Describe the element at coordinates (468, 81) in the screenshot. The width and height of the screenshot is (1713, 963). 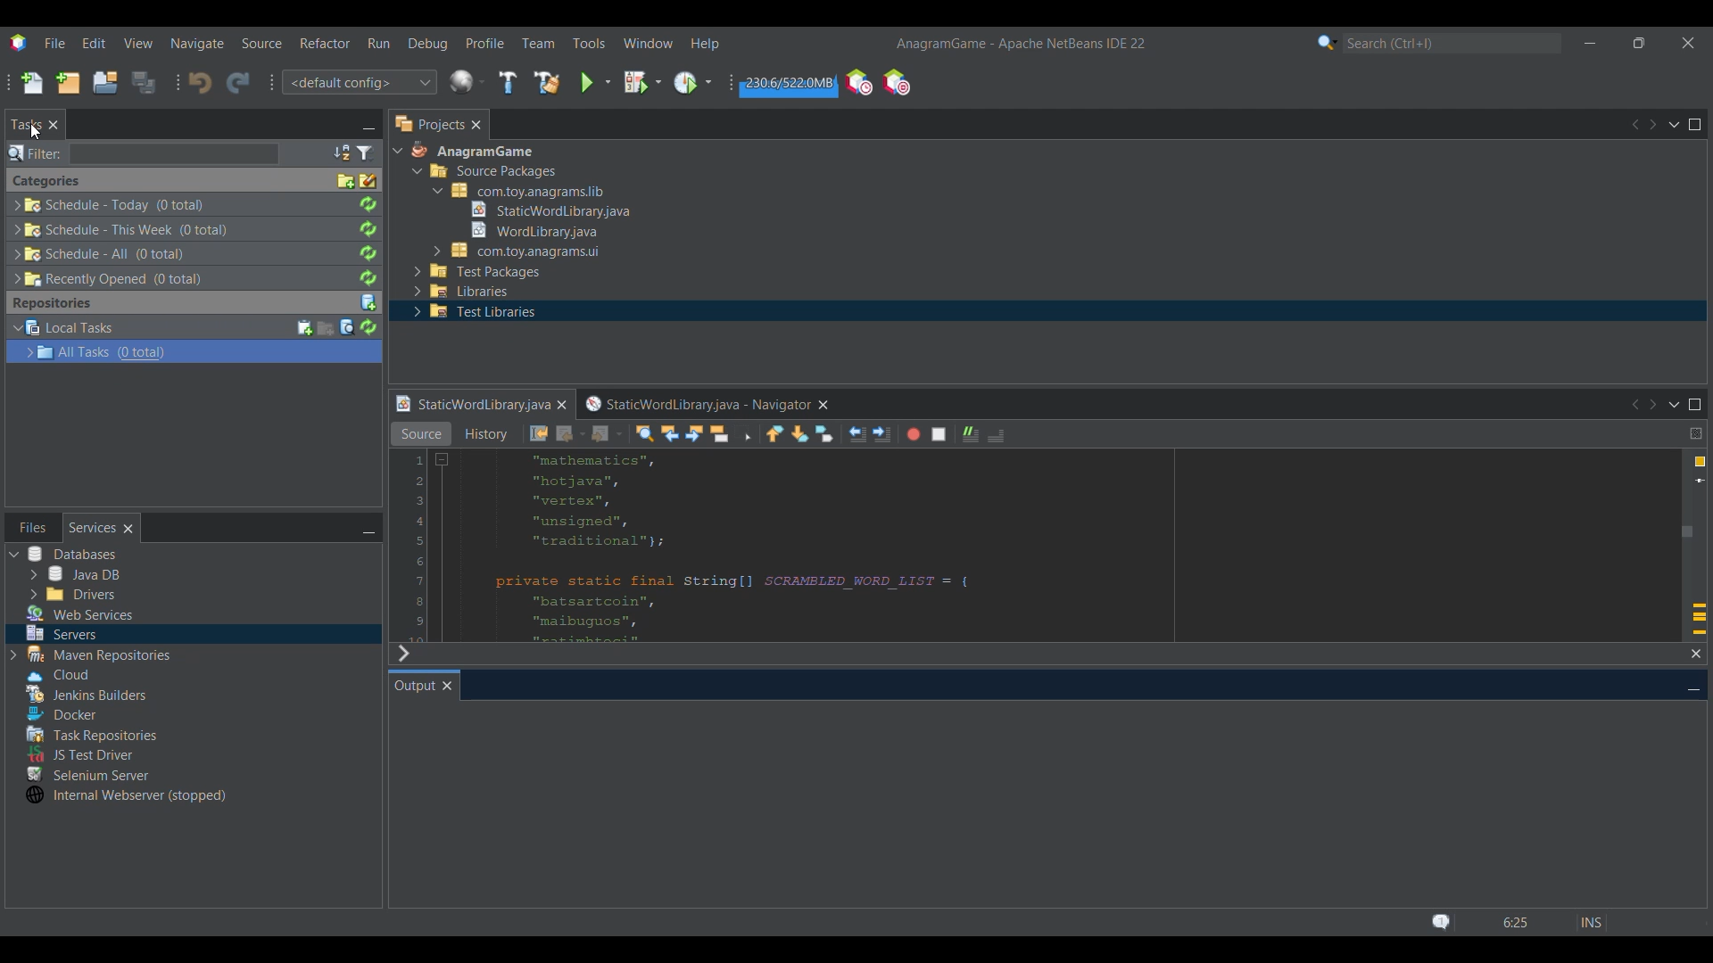
I see `Globe icon` at that location.